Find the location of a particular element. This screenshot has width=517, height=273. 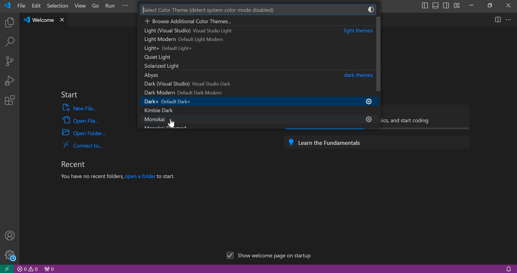

split editor right is located at coordinates (498, 19).